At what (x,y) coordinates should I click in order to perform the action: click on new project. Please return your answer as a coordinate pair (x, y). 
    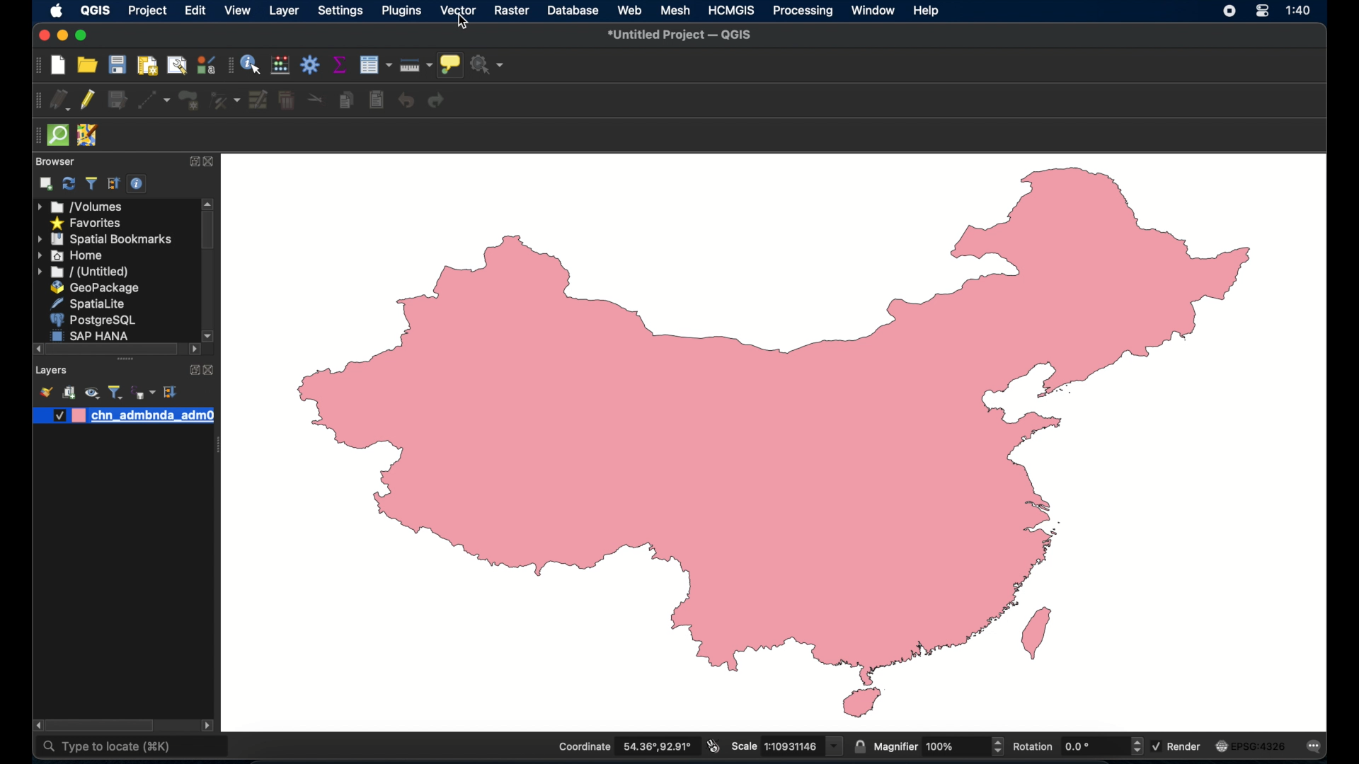
    Looking at the image, I should click on (59, 65).